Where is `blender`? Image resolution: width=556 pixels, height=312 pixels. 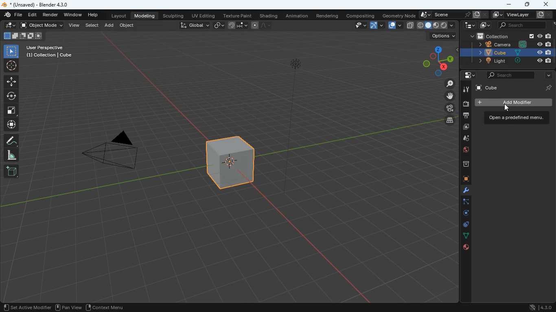 blender is located at coordinates (39, 4).